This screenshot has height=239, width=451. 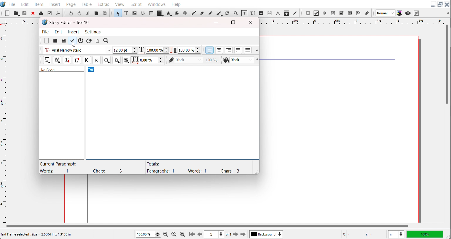 What do you see at coordinates (333, 13) in the screenshot?
I see `PDF text field` at bounding box center [333, 13].